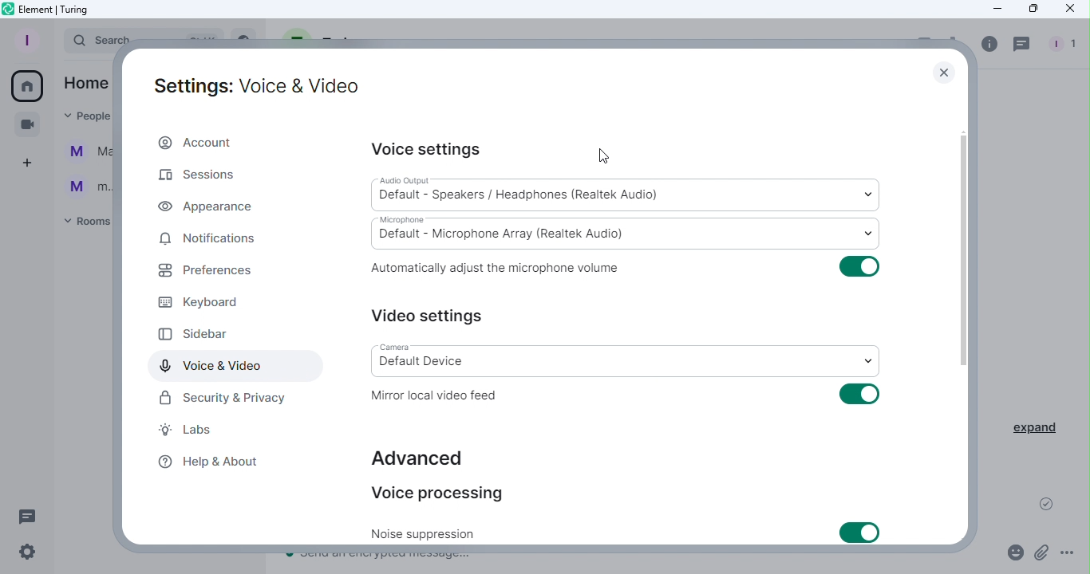 The image size is (1090, 574). Describe the element at coordinates (456, 492) in the screenshot. I see `Voice processing` at that location.